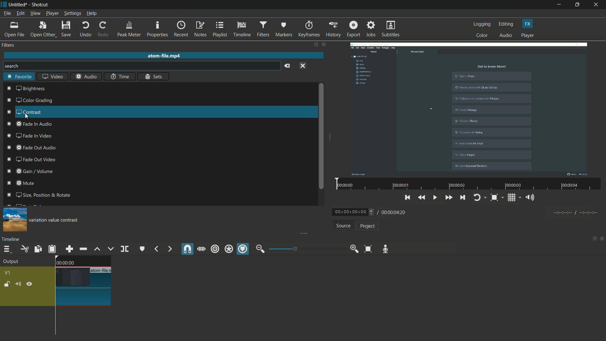  I want to click on mute, so click(22, 184).